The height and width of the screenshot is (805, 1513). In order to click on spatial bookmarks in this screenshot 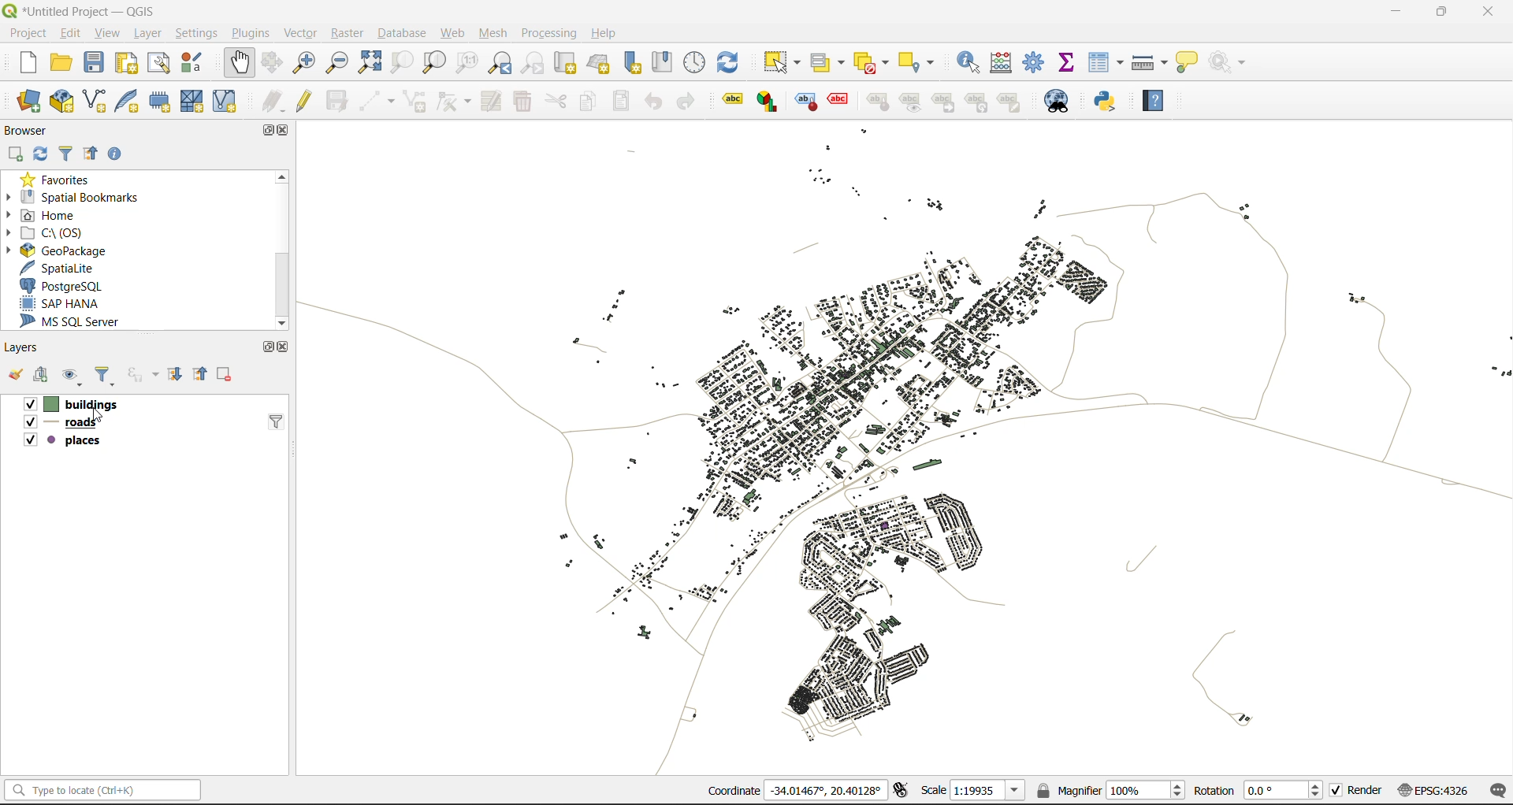, I will do `click(81, 198)`.